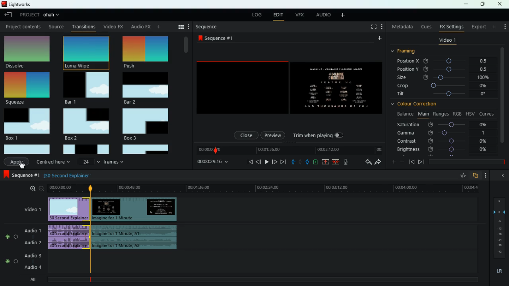 This screenshot has height=286, width=509. I want to click on charge, so click(316, 162).